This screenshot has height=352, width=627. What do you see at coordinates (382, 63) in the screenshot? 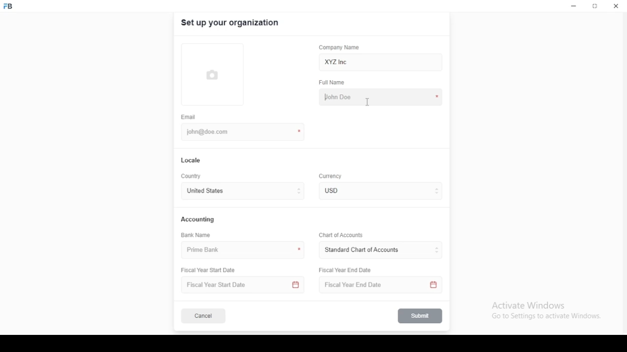
I see `XYZ Inc` at bounding box center [382, 63].